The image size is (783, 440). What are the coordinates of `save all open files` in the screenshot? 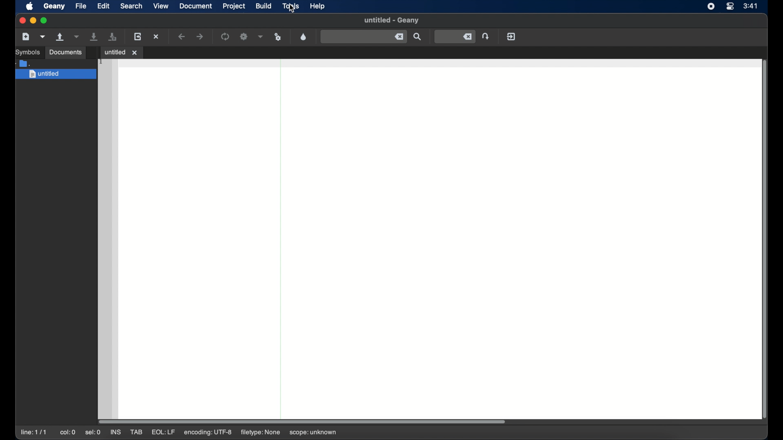 It's located at (113, 37).